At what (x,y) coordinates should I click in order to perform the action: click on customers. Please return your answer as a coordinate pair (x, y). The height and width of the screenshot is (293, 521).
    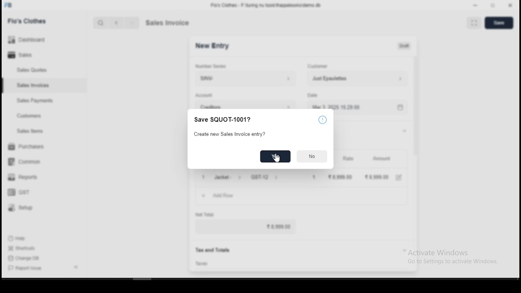
    Looking at the image, I should click on (31, 116).